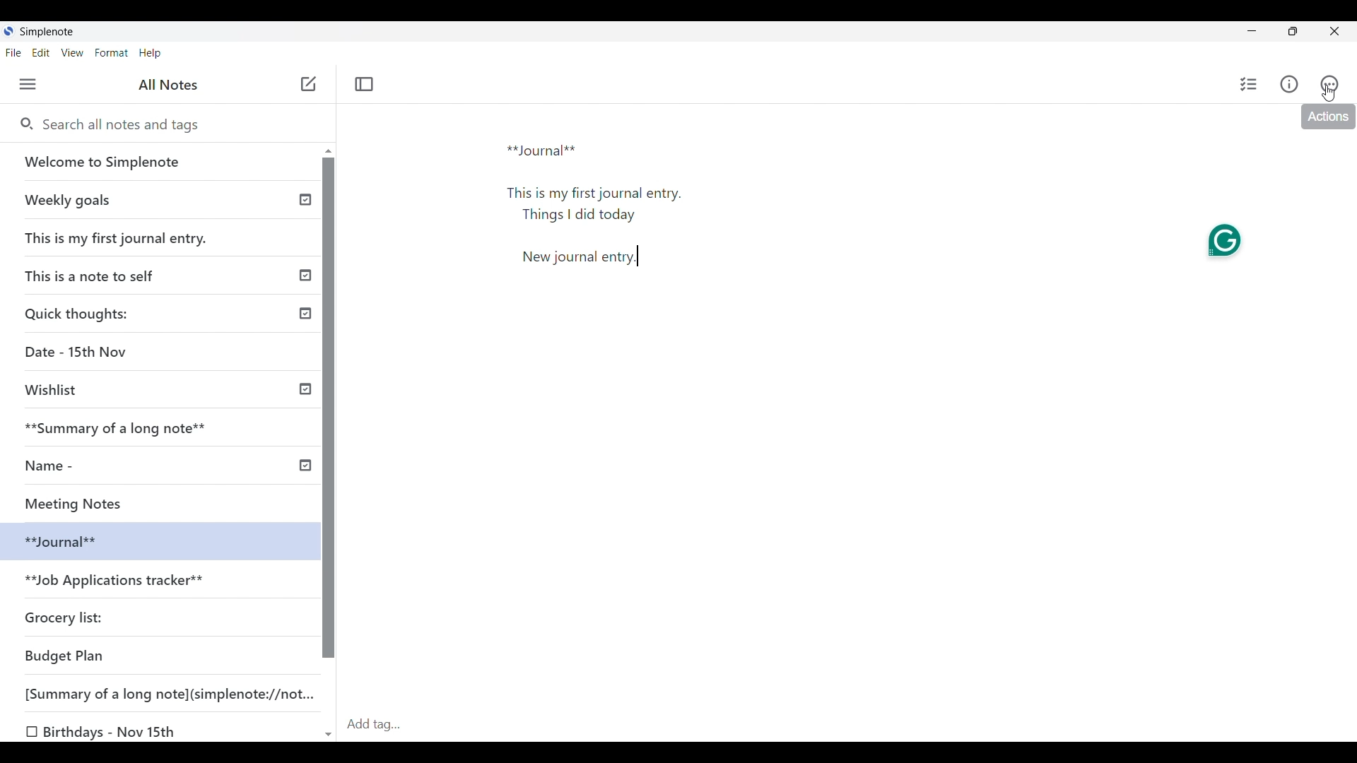 Image resolution: width=1357 pixels, height=763 pixels. Describe the element at coordinates (117, 237) in the screenshot. I see `This is my first journal entry.` at that location.